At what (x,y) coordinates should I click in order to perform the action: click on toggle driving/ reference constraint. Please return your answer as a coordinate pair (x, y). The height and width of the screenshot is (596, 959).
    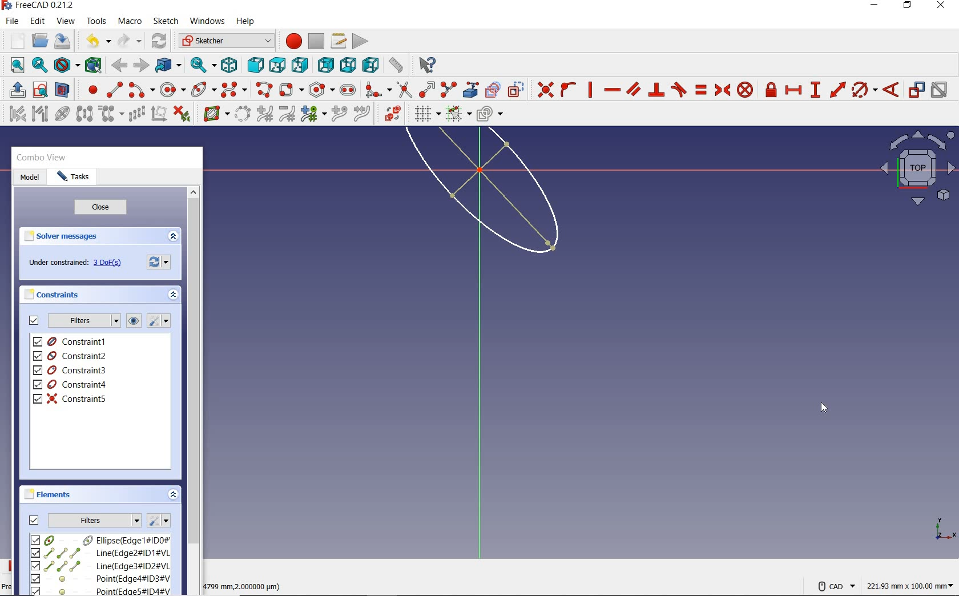
    Looking at the image, I should click on (917, 89).